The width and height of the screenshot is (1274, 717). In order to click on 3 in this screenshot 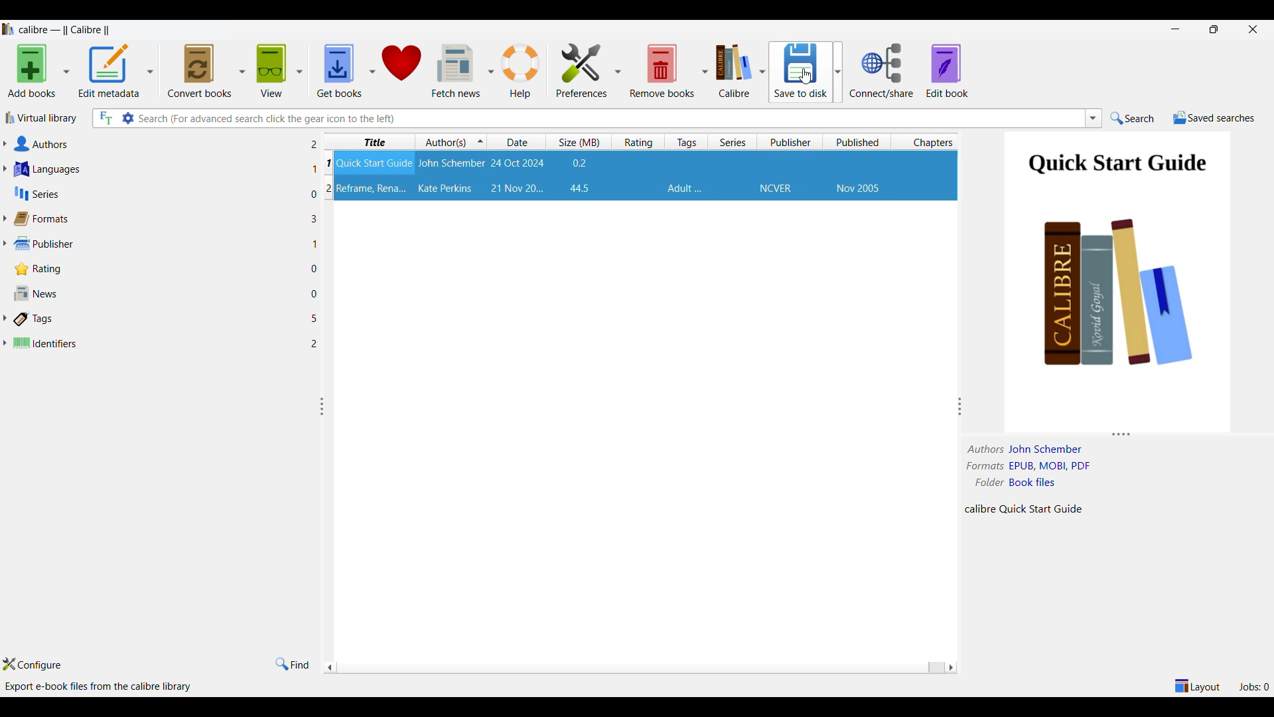, I will do `click(315, 218)`.